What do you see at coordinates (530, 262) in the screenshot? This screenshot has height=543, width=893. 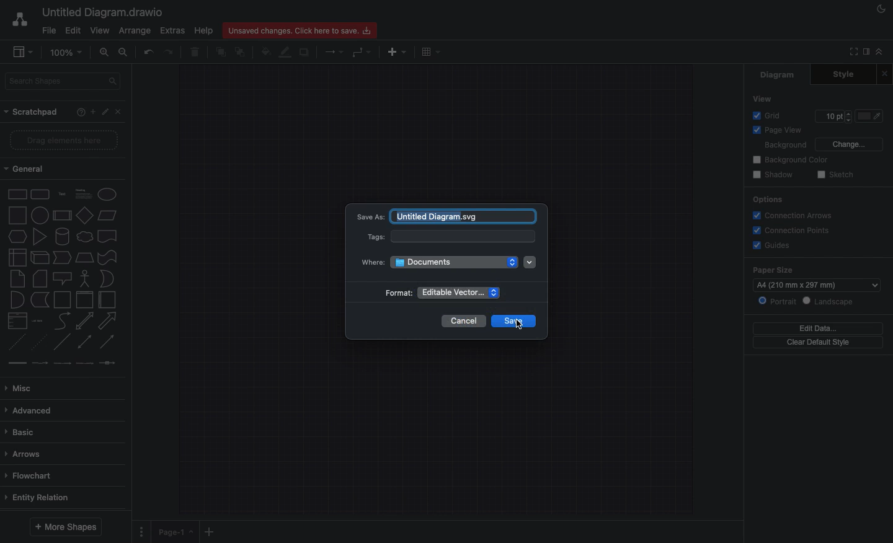 I see `Dropdown` at bounding box center [530, 262].